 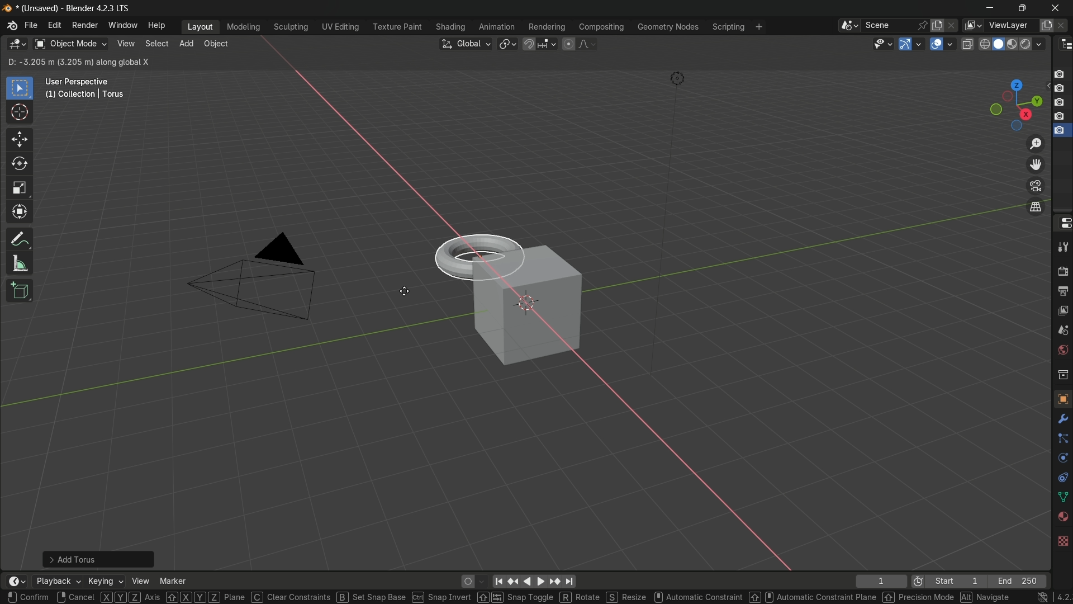 What do you see at coordinates (953, 25) in the screenshot?
I see `delete scene` at bounding box center [953, 25].